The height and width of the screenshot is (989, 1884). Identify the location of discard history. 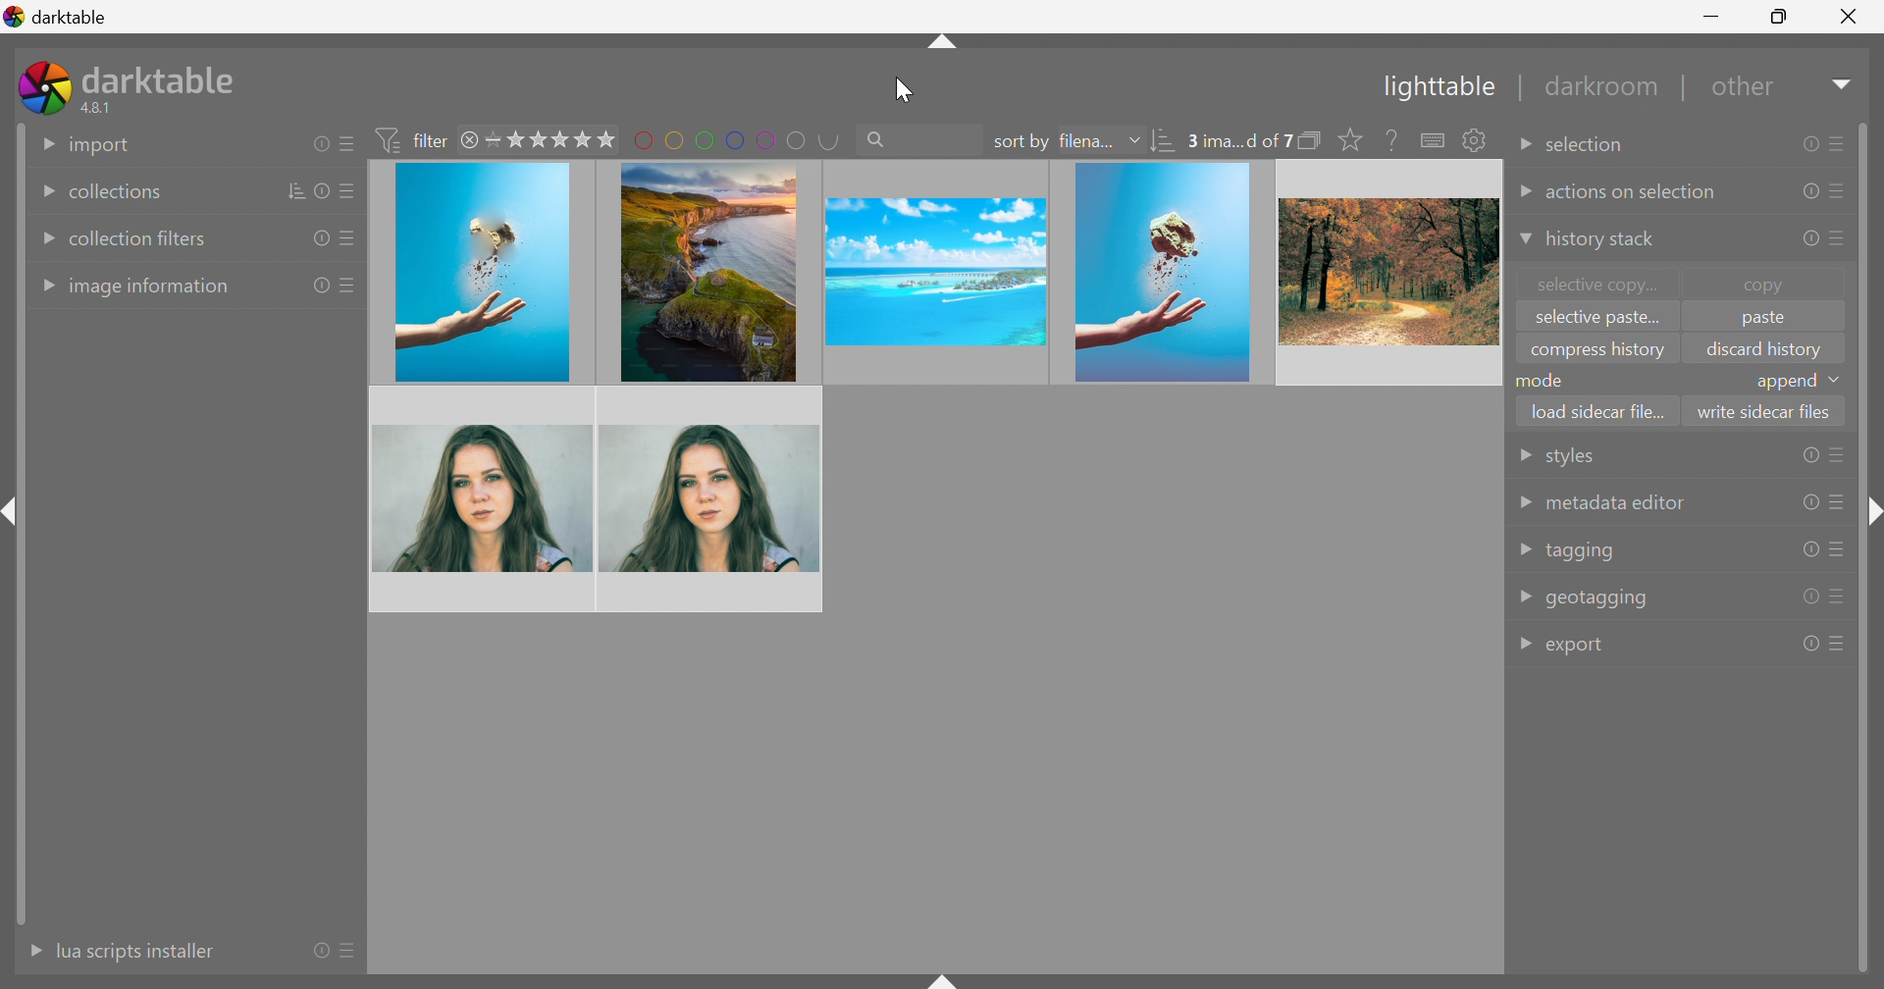
(1764, 349).